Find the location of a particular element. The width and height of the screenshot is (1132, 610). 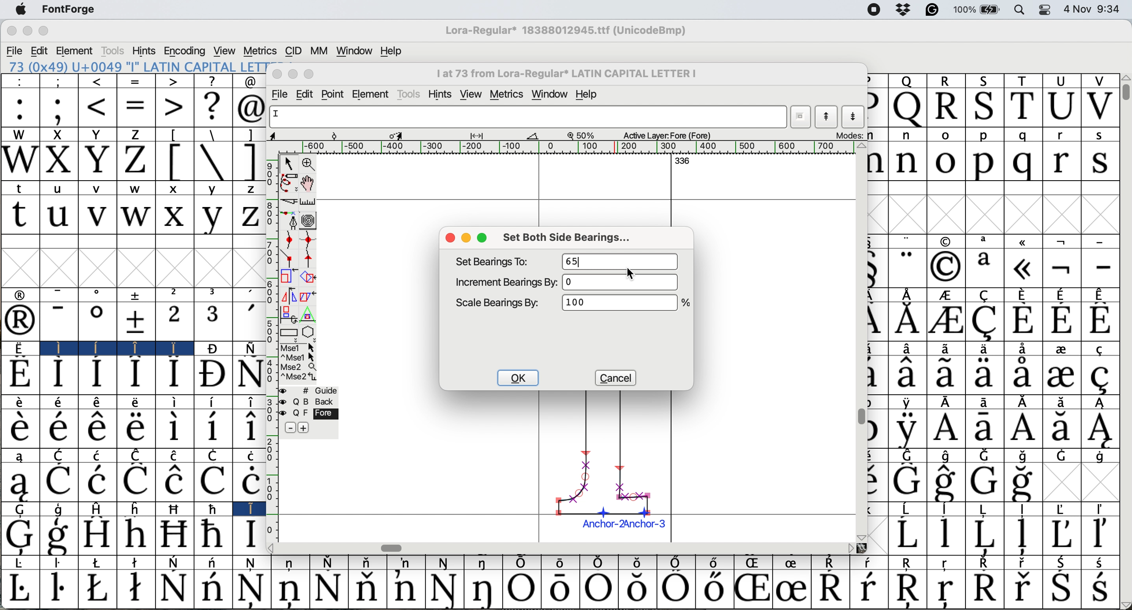

3 is located at coordinates (214, 321).